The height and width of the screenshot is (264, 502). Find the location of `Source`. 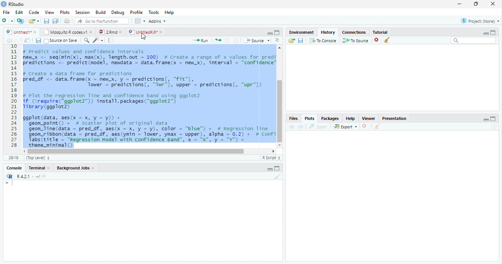

Source is located at coordinates (257, 41).